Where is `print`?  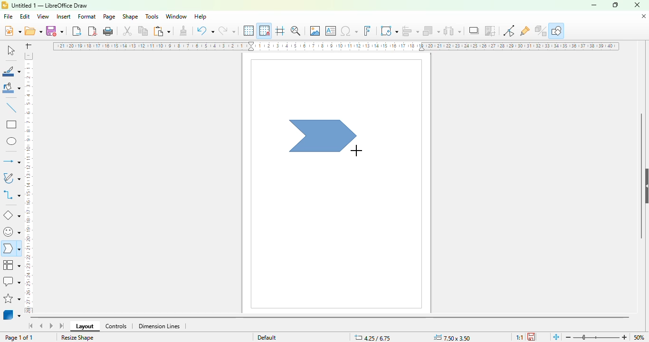
print is located at coordinates (108, 31).